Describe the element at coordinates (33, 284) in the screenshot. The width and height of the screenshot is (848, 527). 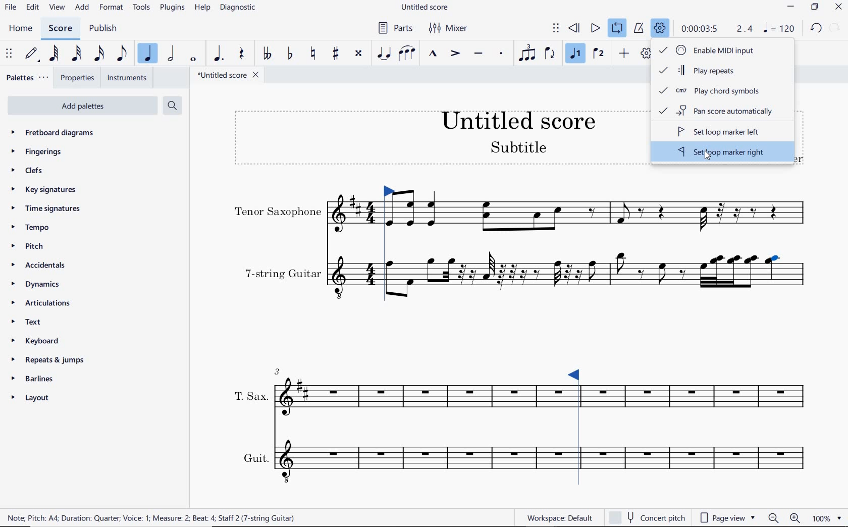
I see `DYNAMICS` at that location.